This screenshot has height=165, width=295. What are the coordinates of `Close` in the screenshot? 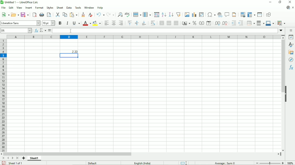 It's located at (290, 2).